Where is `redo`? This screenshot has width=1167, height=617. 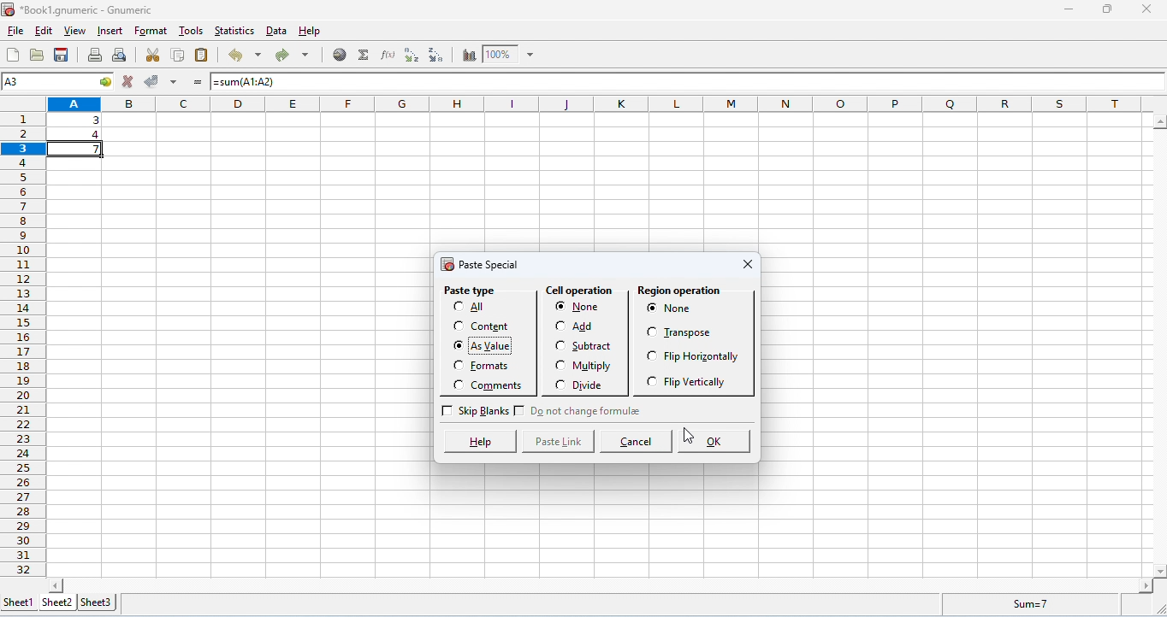
redo is located at coordinates (289, 56).